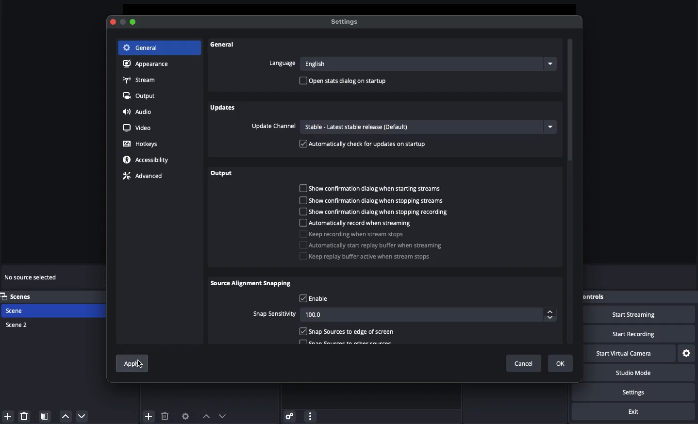 Image resolution: width=698 pixels, height=424 pixels. Describe the element at coordinates (641, 374) in the screenshot. I see `Studio mode` at that location.